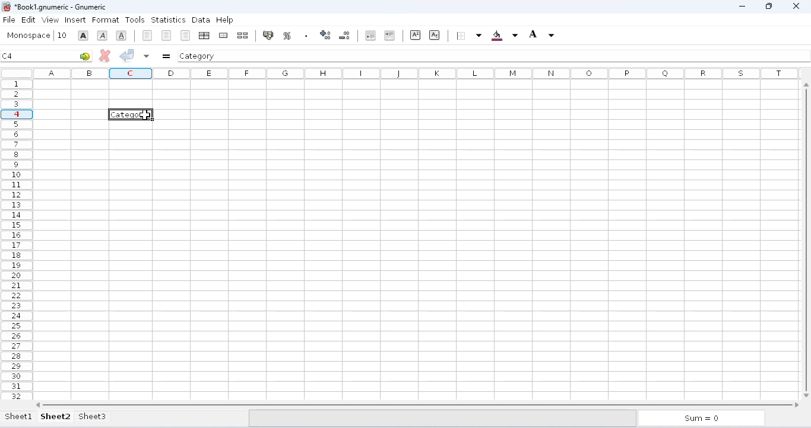 The image size is (811, 428). I want to click on superscript, so click(416, 35).